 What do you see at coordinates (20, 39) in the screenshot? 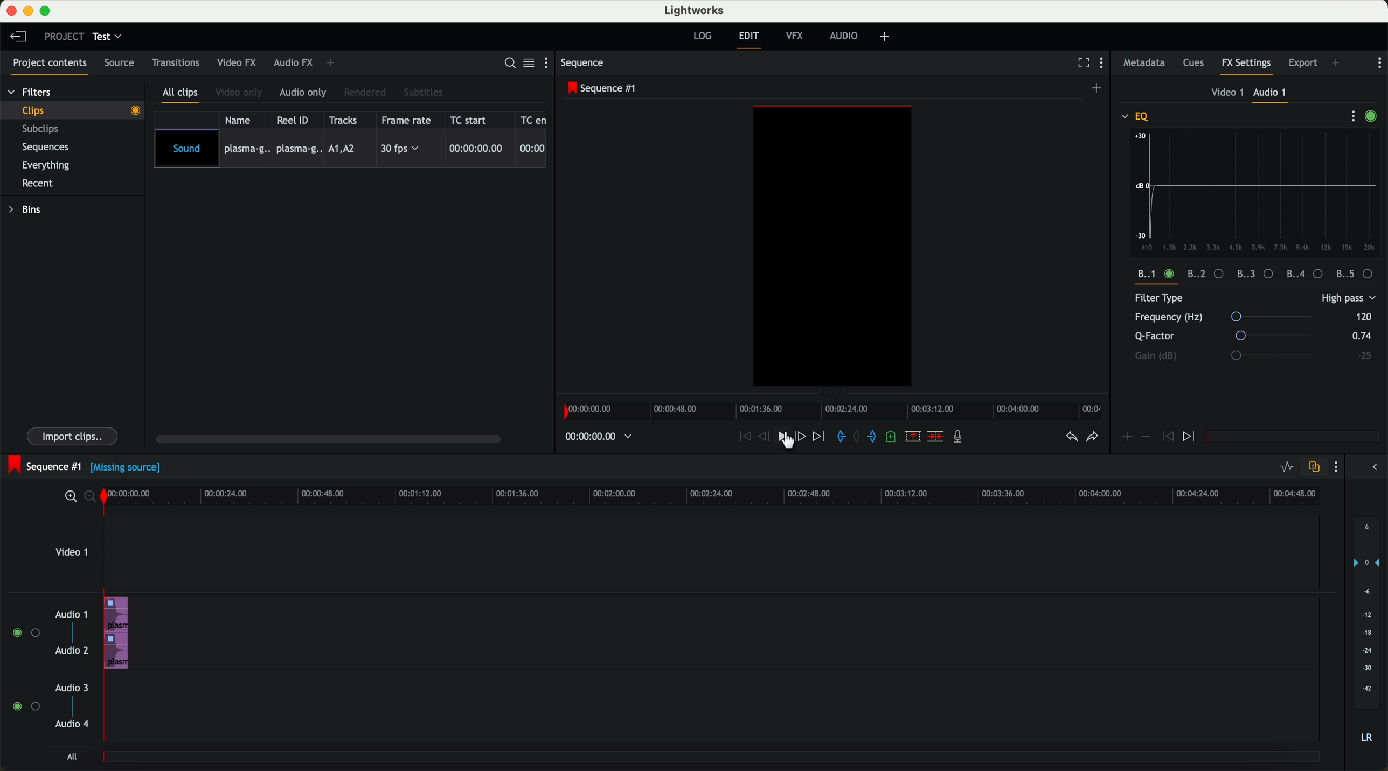
I see `leave` at bounding box center [20, 39].